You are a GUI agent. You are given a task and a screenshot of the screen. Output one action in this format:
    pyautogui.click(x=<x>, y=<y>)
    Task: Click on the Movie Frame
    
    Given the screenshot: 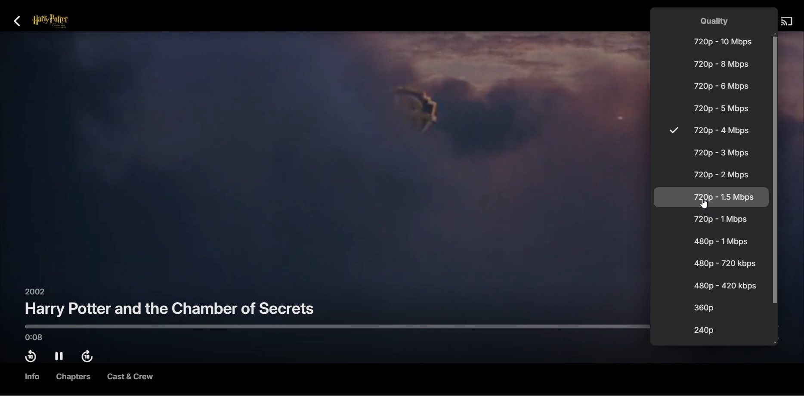 What is the action you would take?
    pyautogui.click(x=323, y=161)
    